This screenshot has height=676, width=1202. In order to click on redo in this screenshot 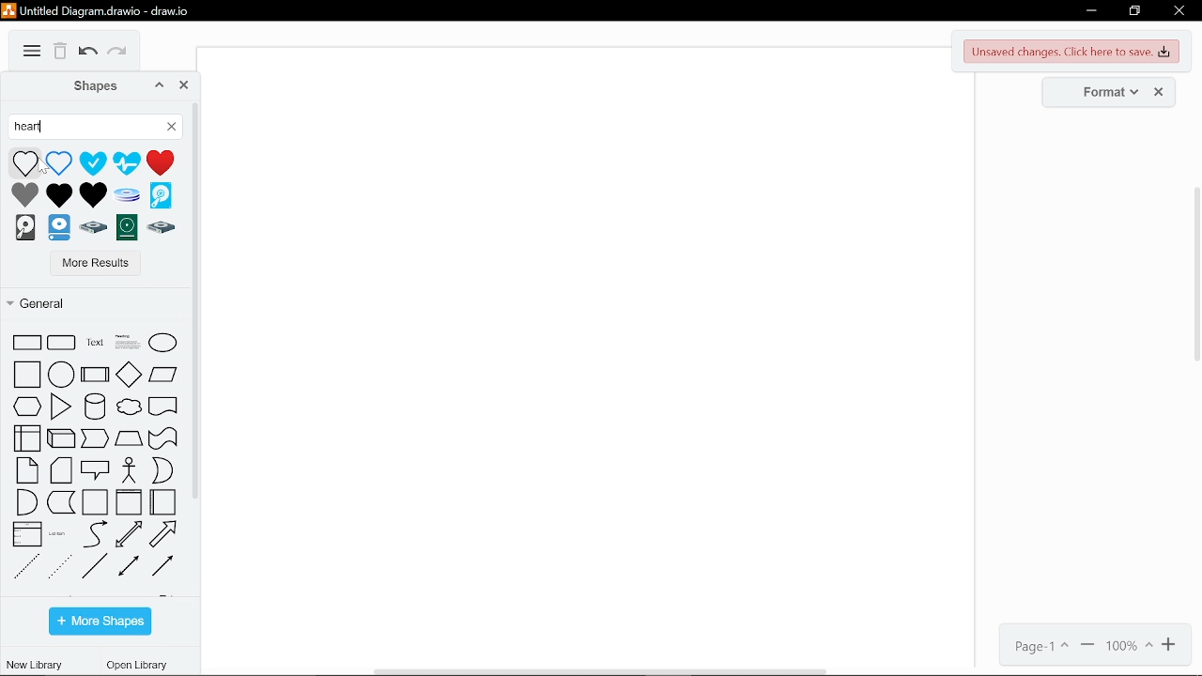, I will do `click(120, 54)`.